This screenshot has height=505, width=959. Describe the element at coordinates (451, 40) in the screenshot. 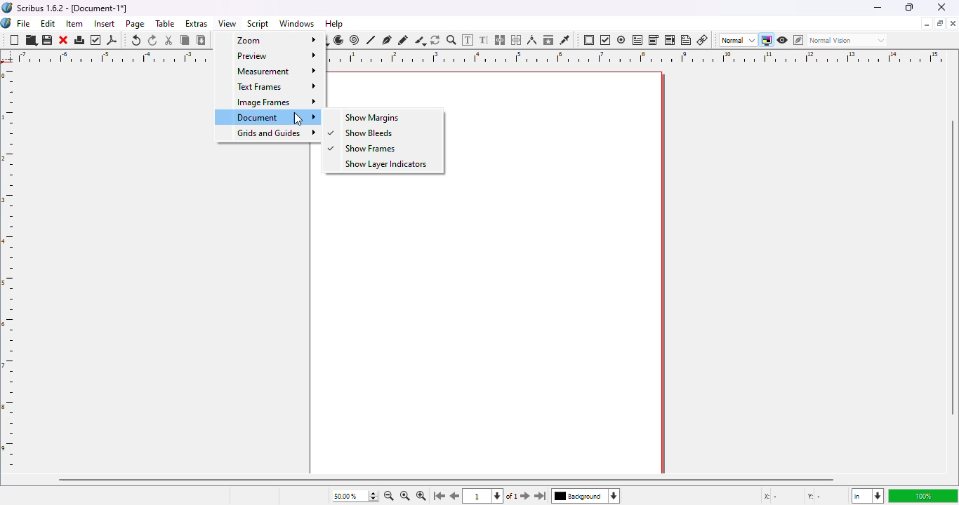

I see `zoom in or out` at that location.